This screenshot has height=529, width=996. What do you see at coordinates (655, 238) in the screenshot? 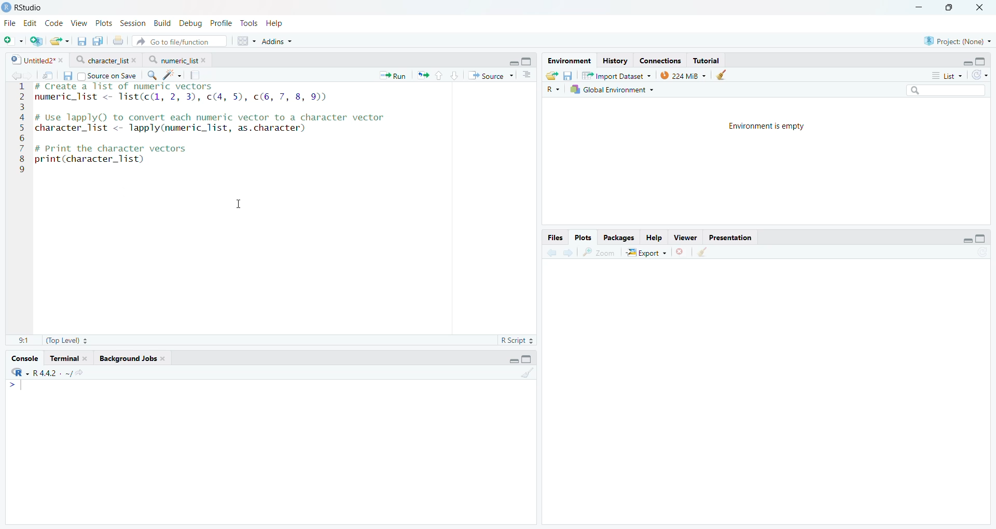
I see `Help` at bounding box center [655, 238].